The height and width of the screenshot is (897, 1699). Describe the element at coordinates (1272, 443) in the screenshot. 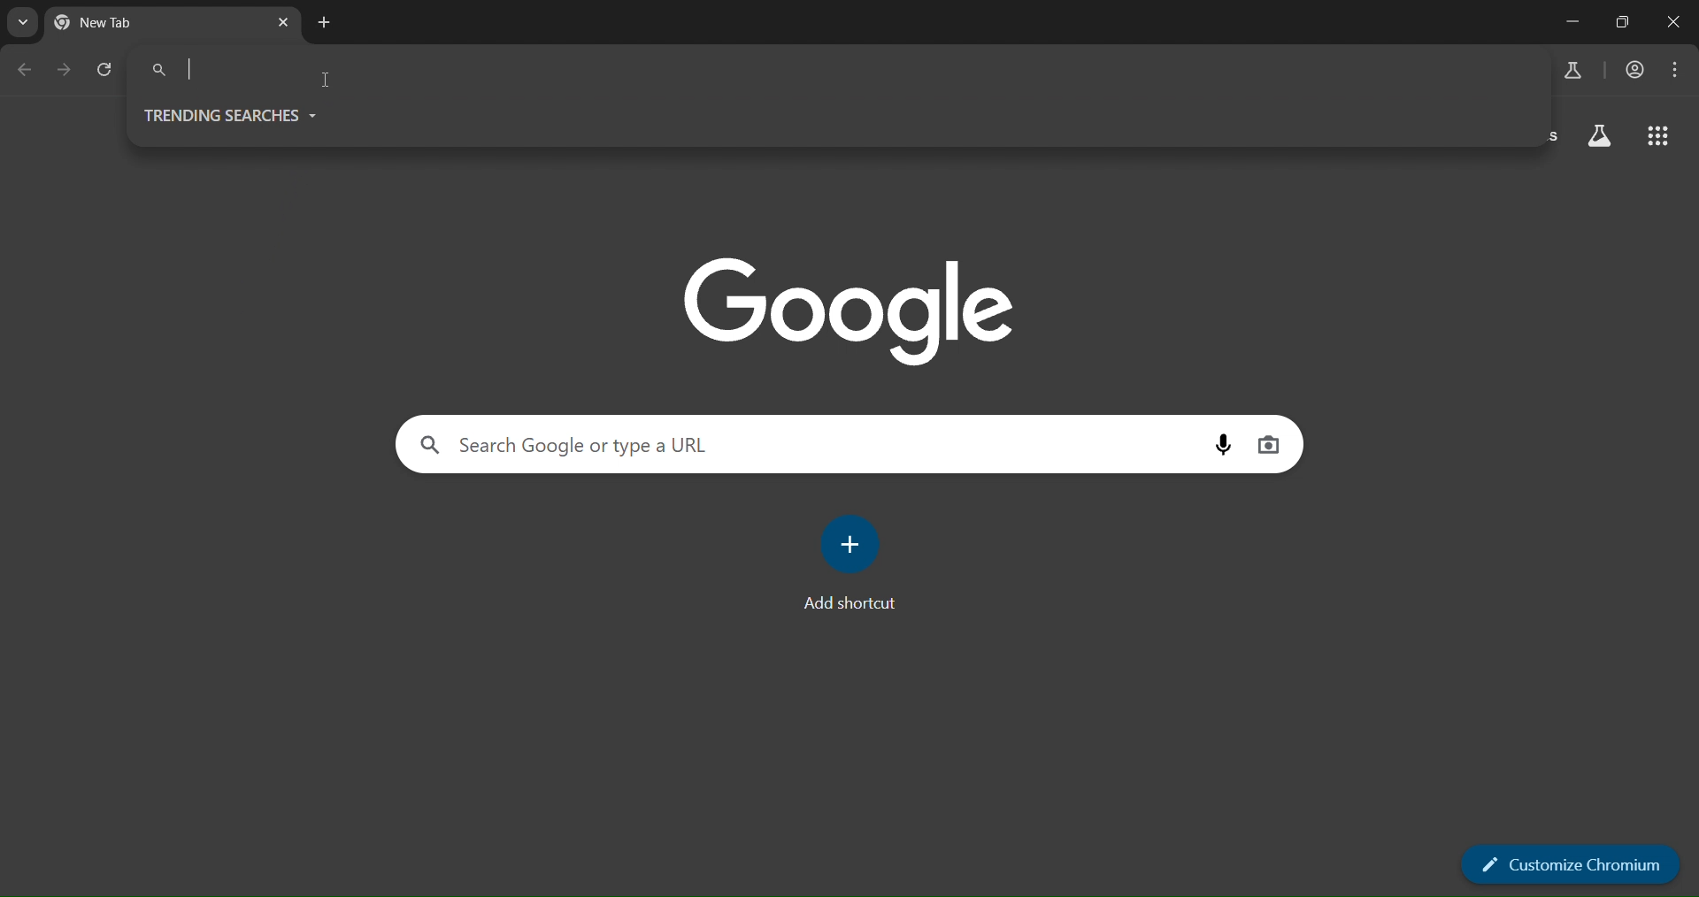

I see `image search` at that location.